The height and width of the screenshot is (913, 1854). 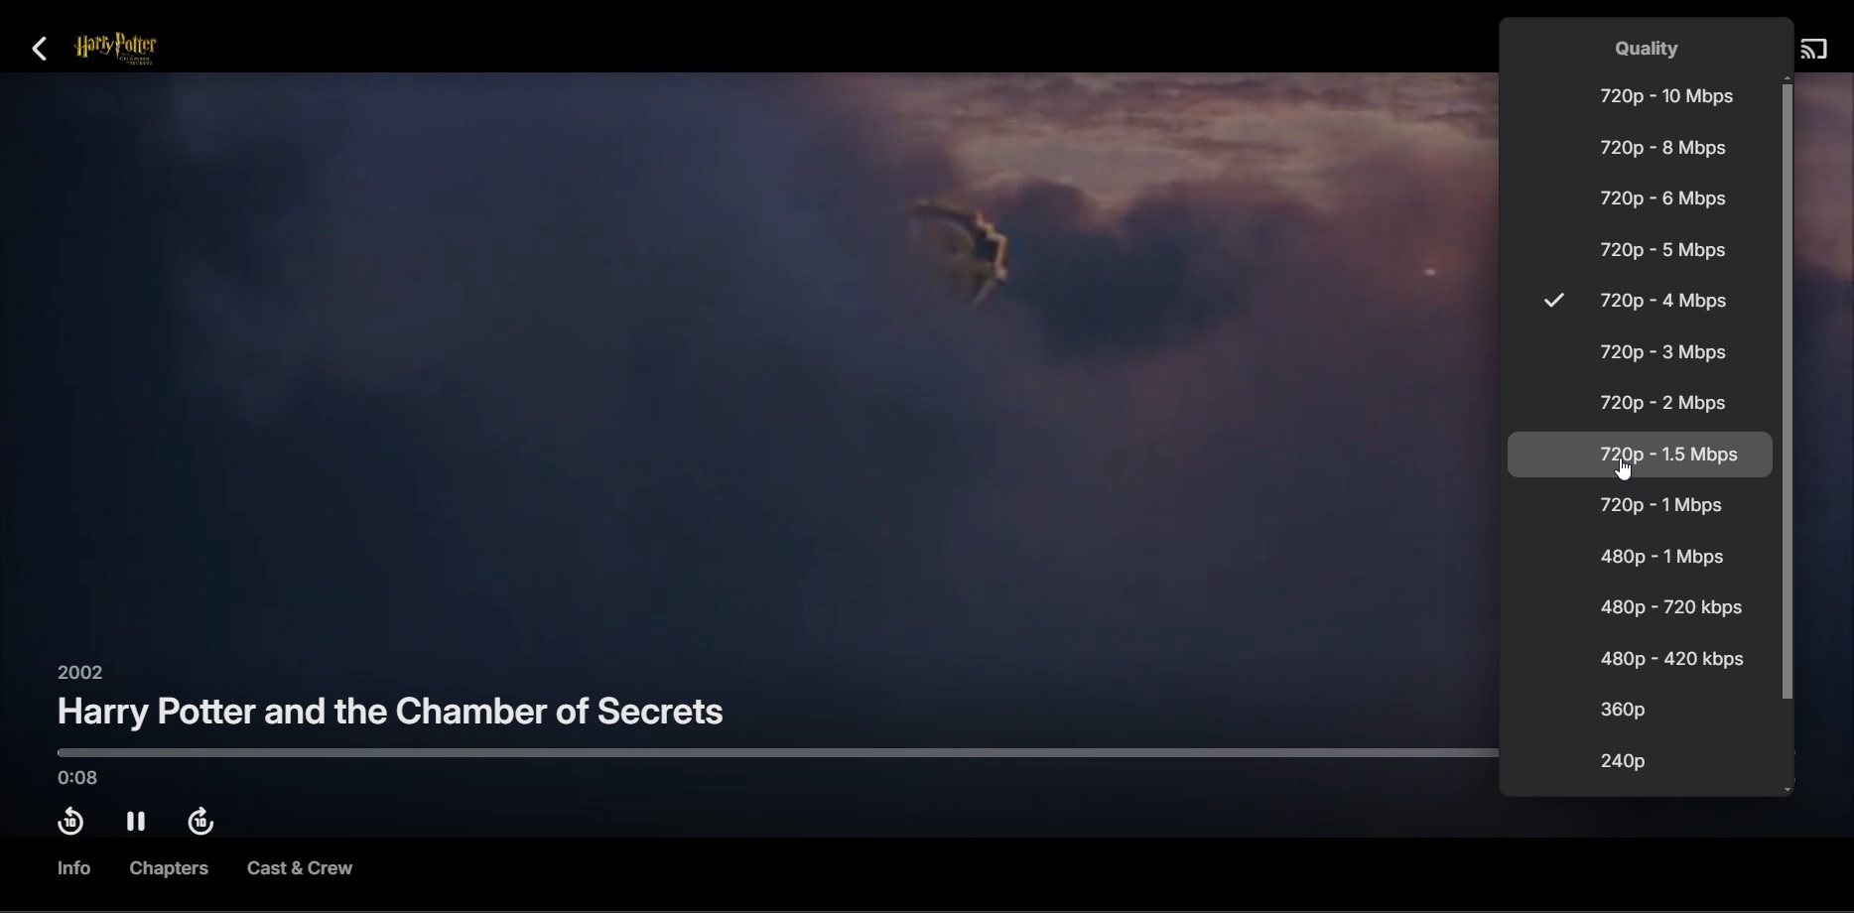 What do you see at coordinates (139, 823) in the screenshot?
I see `Play/Pause` at bounding box center [139, 823].